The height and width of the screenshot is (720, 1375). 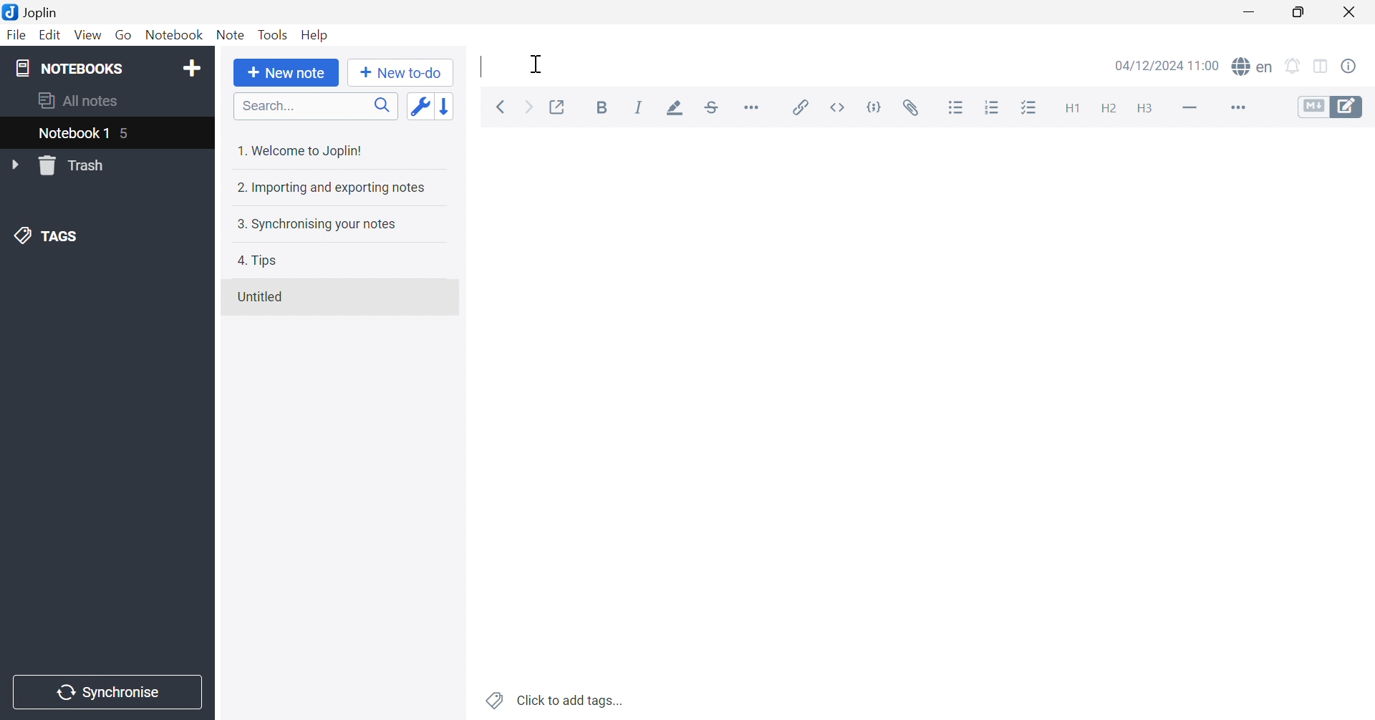 I want to click on Strikethrough, so click(x=715, y=109).